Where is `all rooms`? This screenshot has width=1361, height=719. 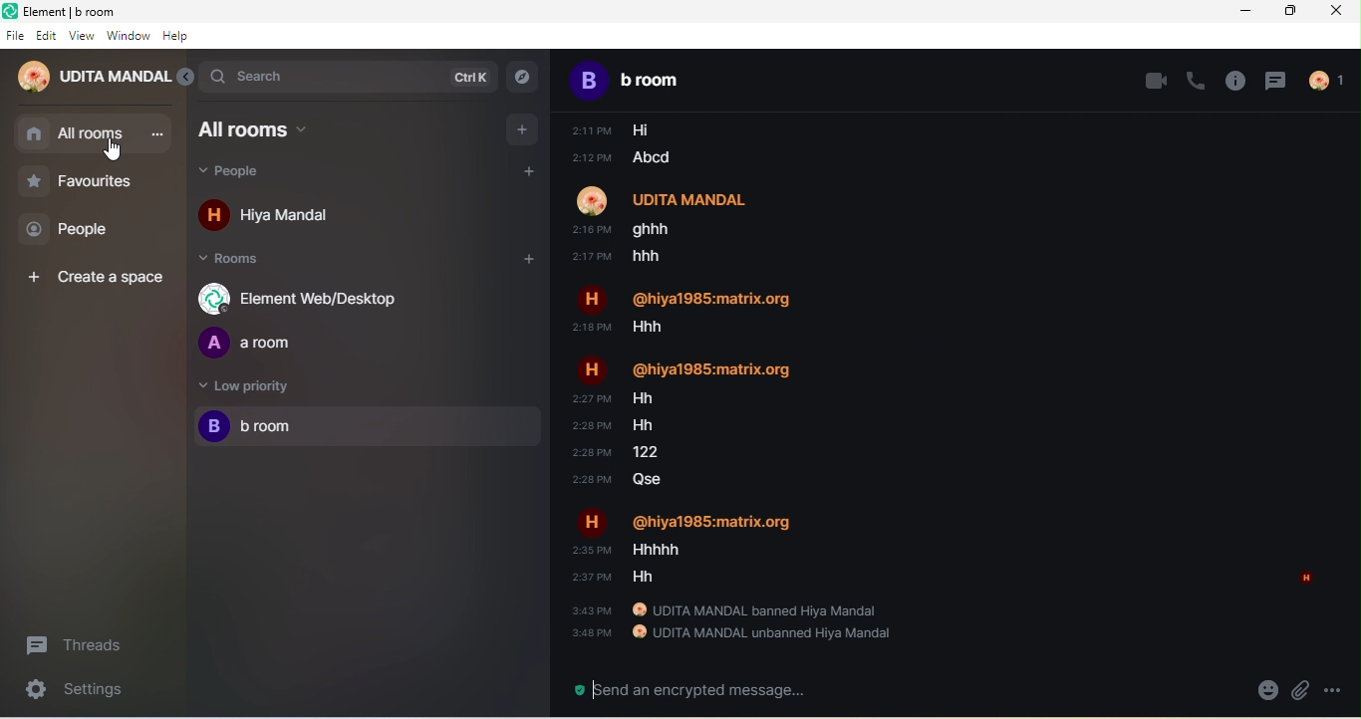 all rooms is located at coordinates (74, 135).